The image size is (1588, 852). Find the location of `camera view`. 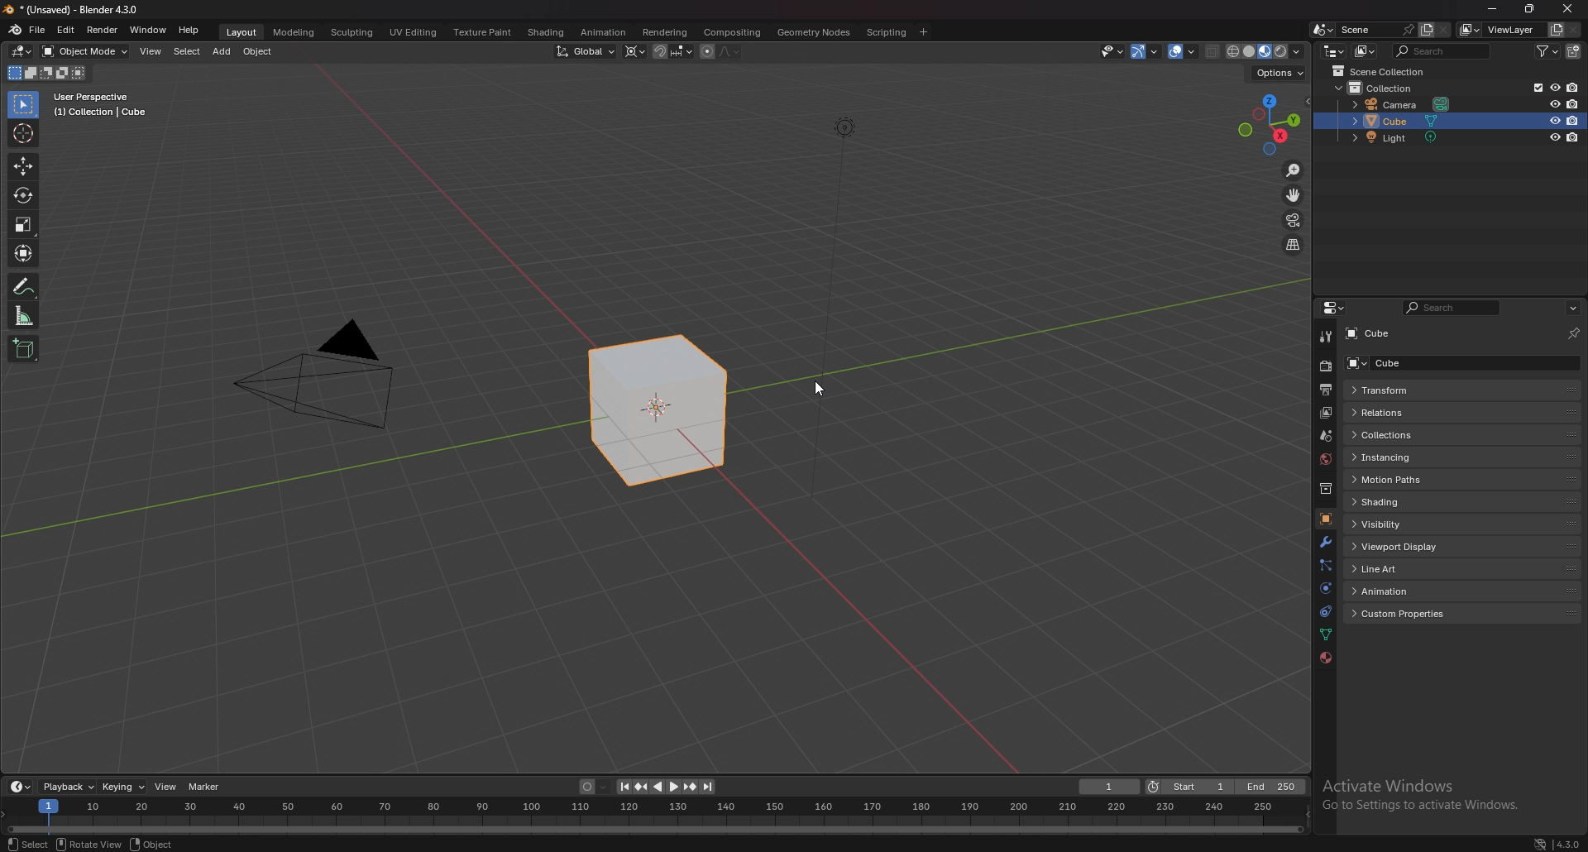

camera view is located at coordinates (1294, 219).